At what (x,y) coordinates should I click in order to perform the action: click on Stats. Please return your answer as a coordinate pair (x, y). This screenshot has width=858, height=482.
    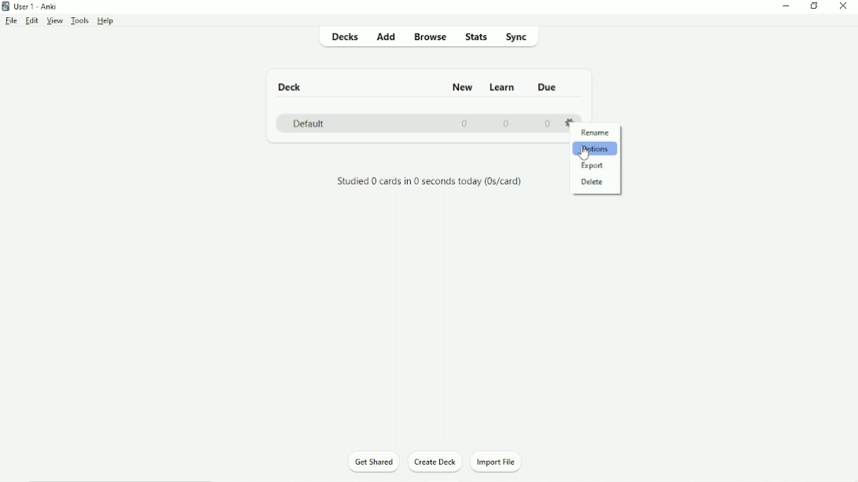
    Looking at the image, I should click on (477, 36).